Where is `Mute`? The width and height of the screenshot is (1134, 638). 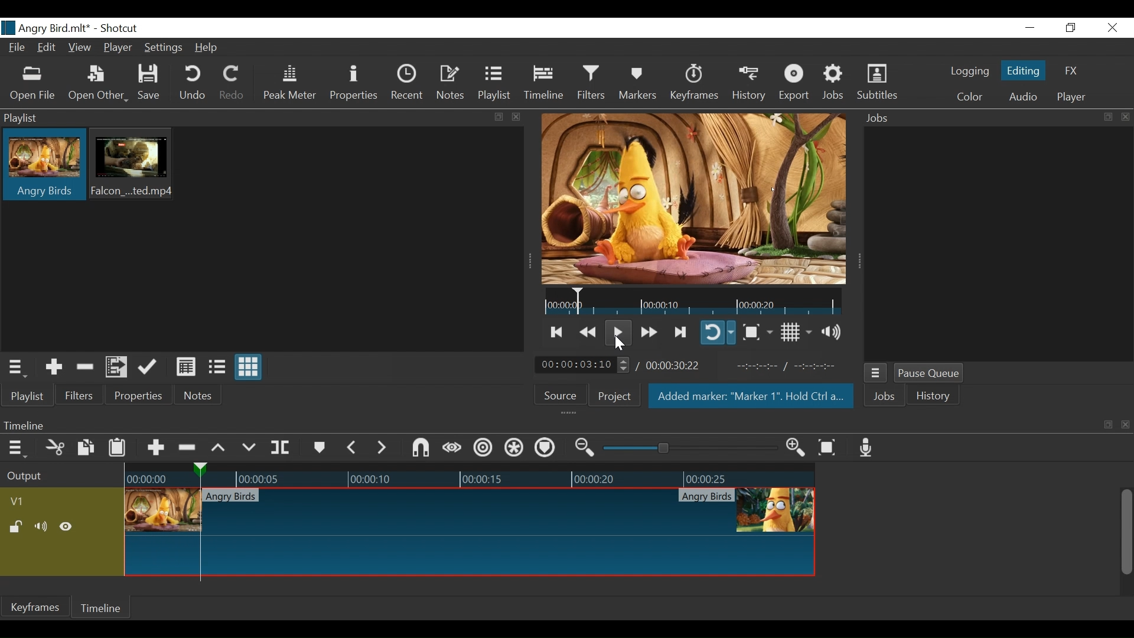
Mute is located at coordinates (42, 528).